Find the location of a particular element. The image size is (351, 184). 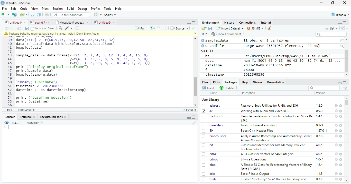

help is located at coordinates (336, 105).